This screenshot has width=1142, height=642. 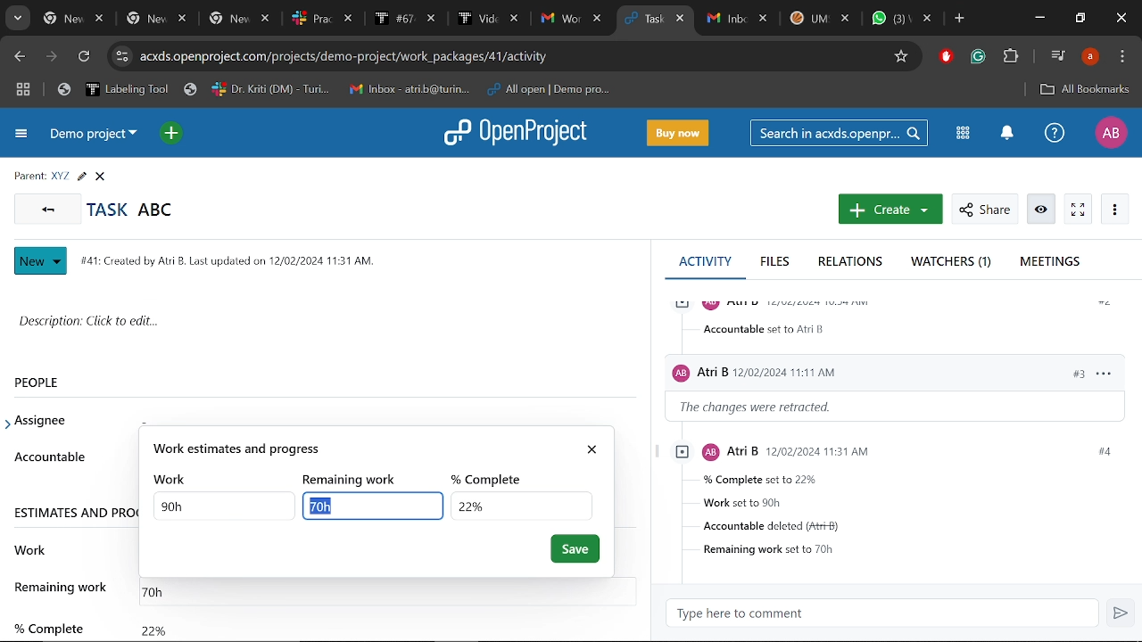 I want to click on % complete, so click(x=492, y=477).